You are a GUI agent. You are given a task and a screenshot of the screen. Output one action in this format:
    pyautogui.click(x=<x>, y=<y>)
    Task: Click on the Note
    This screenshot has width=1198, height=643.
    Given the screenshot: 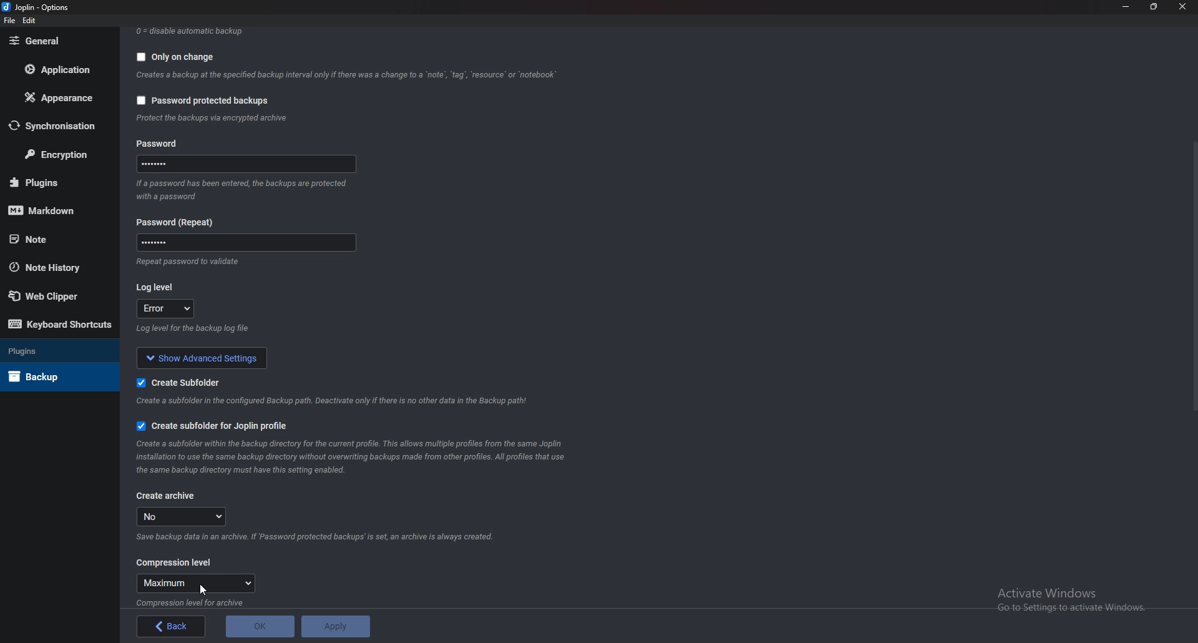 What is the action you would take?
    pyautogui.click(x=56, y=238)
    